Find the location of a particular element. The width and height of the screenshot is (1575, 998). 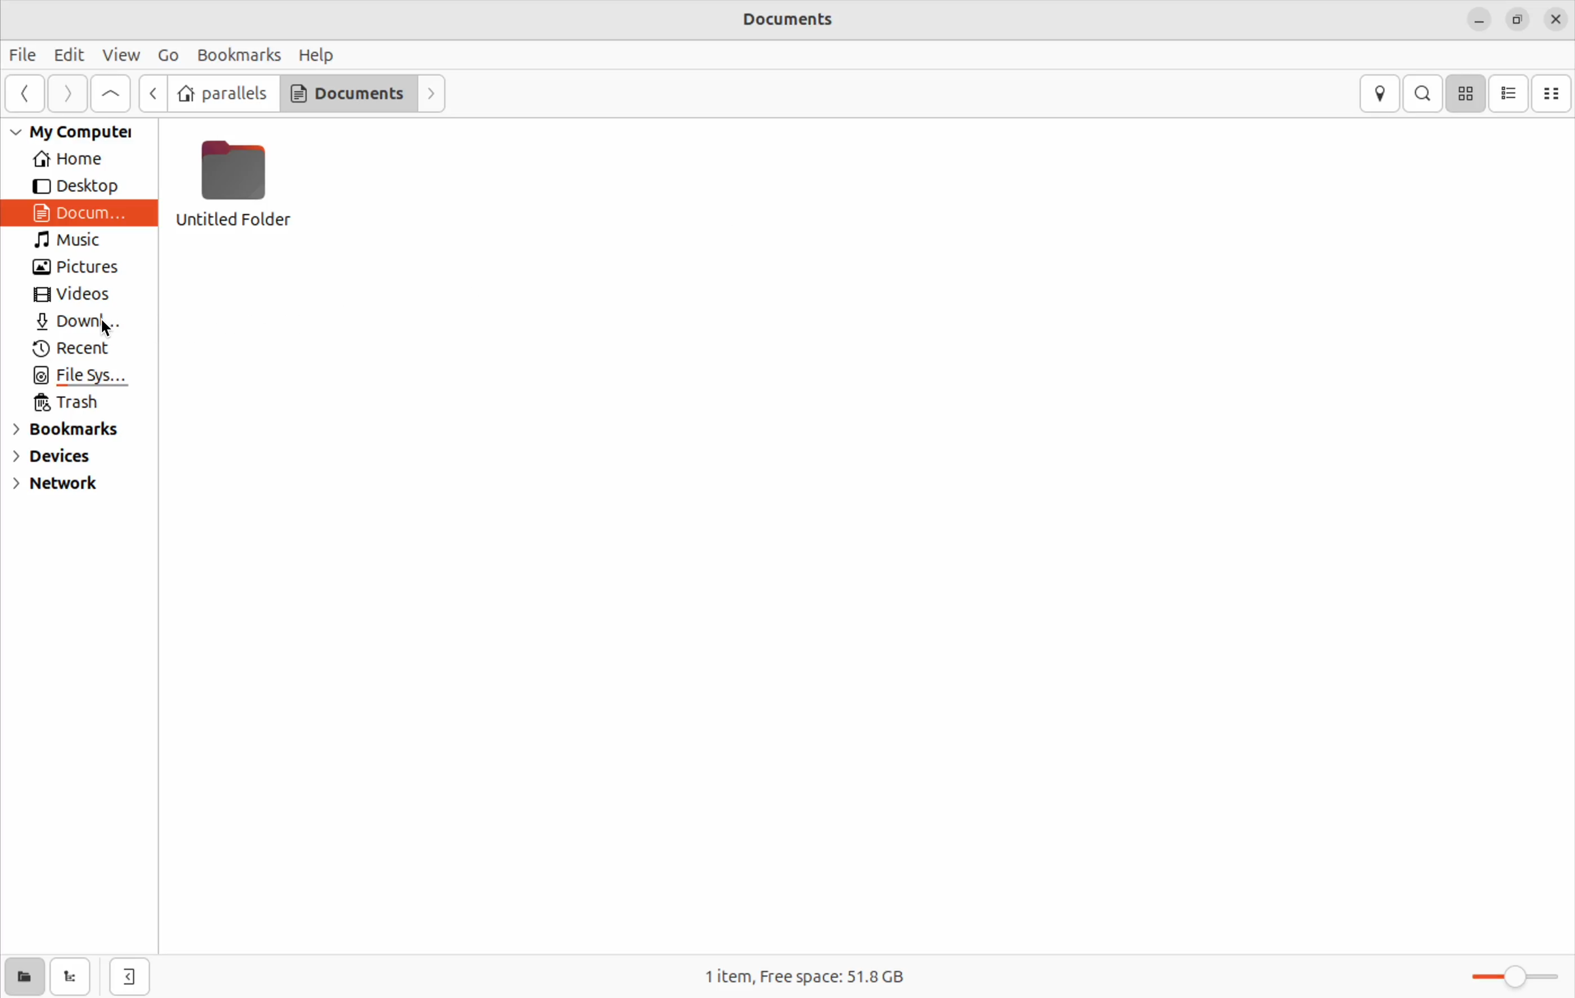

close is located at coordinates (1556, 17).